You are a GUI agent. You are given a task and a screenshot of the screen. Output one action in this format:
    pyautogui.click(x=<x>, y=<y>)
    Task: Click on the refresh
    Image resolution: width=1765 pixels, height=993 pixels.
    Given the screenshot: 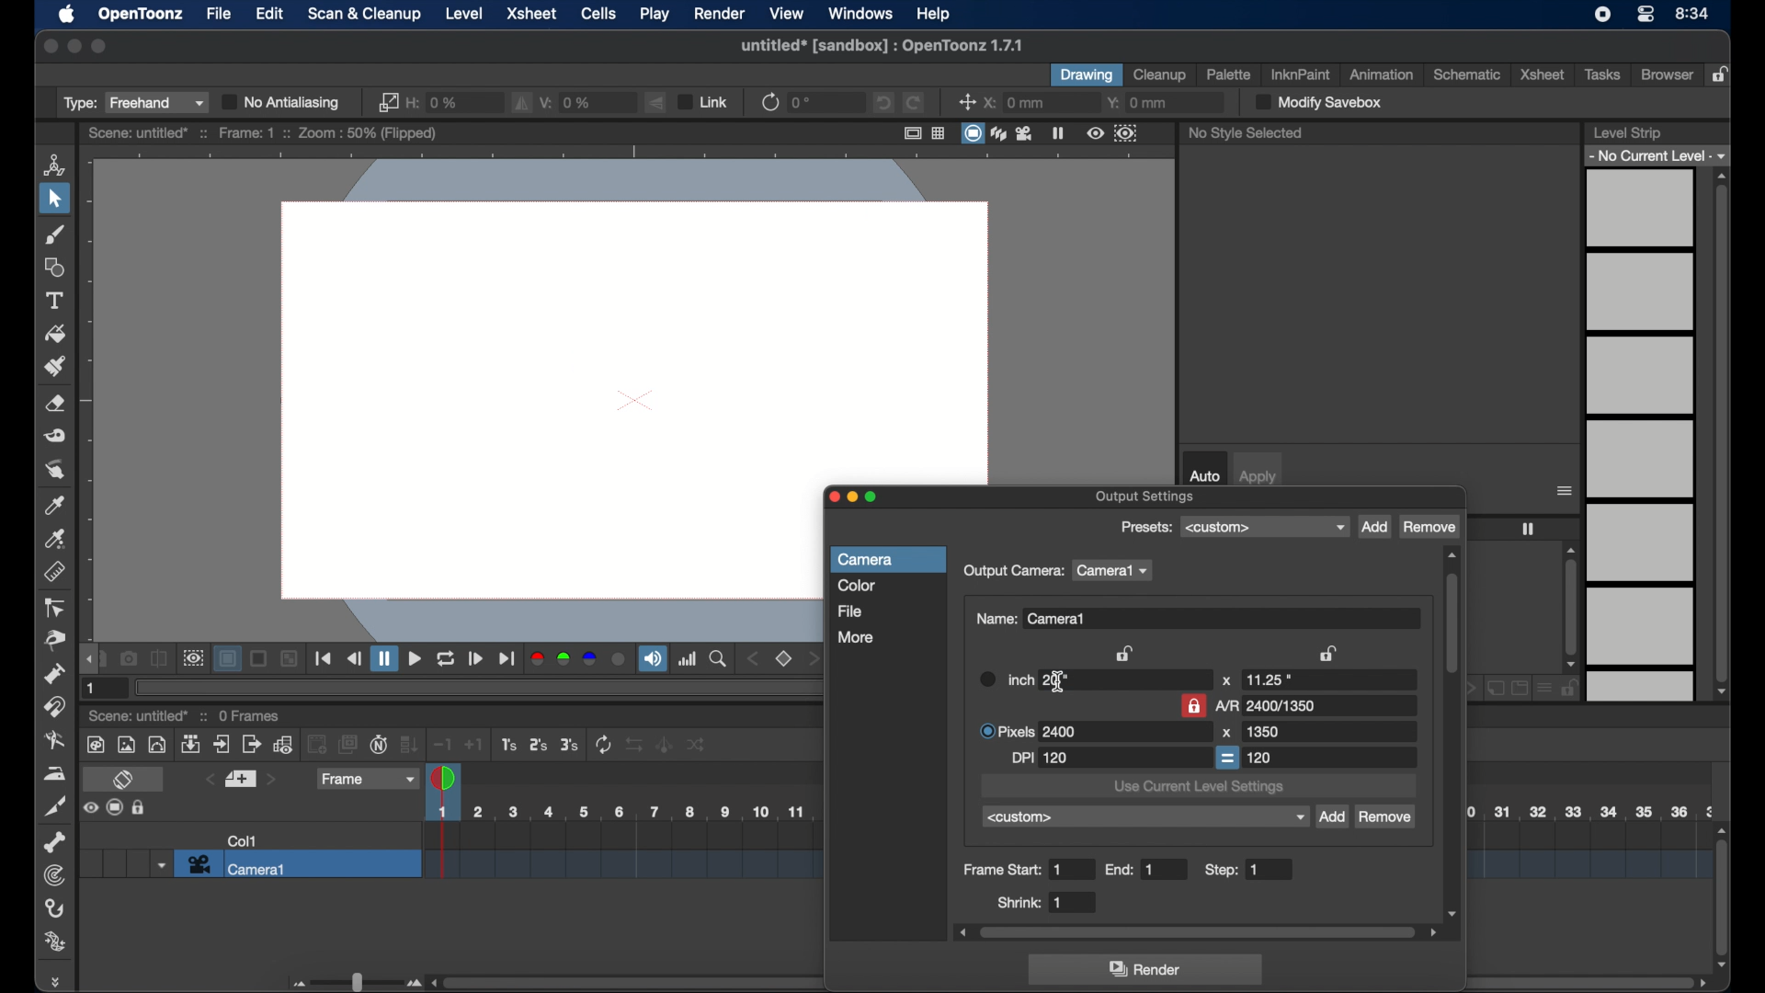 What is the action you would take?
    pyautogui.click(x=769, y=101)
    